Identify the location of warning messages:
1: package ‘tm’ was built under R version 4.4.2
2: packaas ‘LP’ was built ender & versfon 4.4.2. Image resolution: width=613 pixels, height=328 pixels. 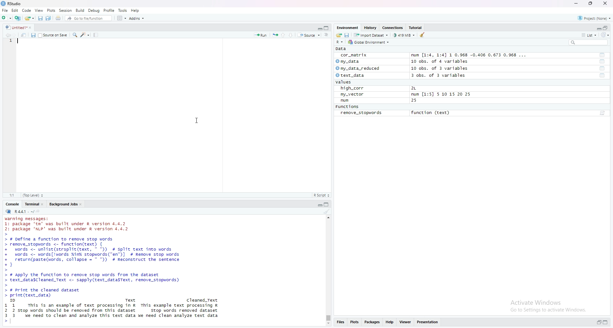
(69, 223).